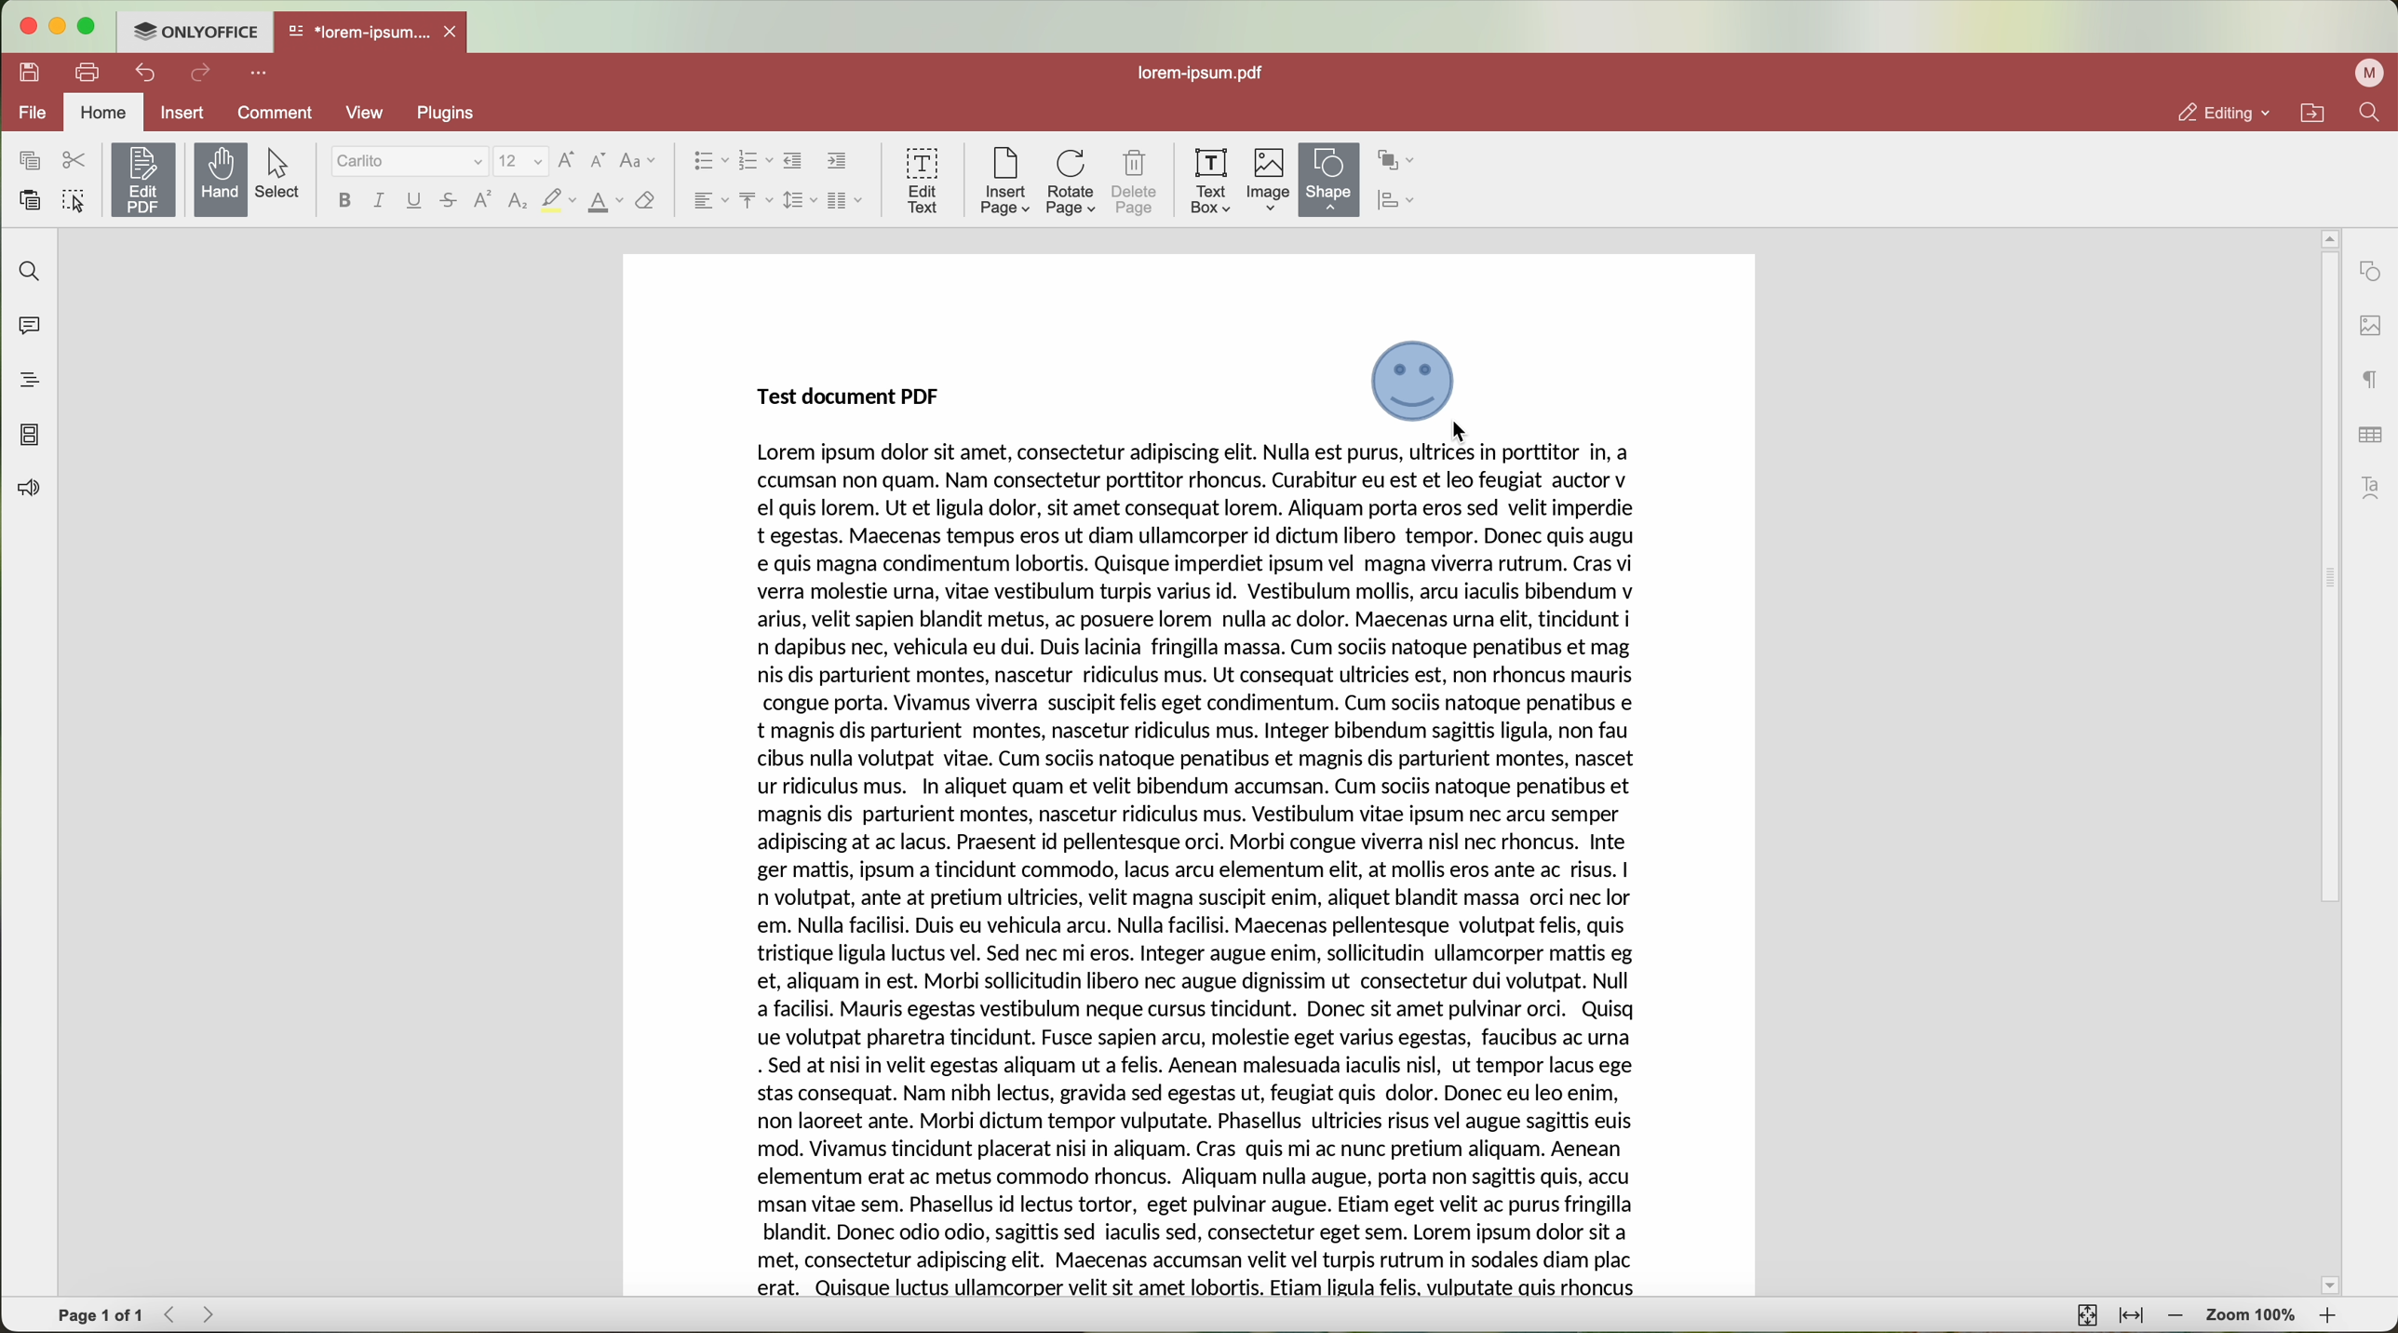 This screenshot has height=1333, width=2398. Describe the element at coordinates (74, 160) in the screenshot. I see `cut` at that location.